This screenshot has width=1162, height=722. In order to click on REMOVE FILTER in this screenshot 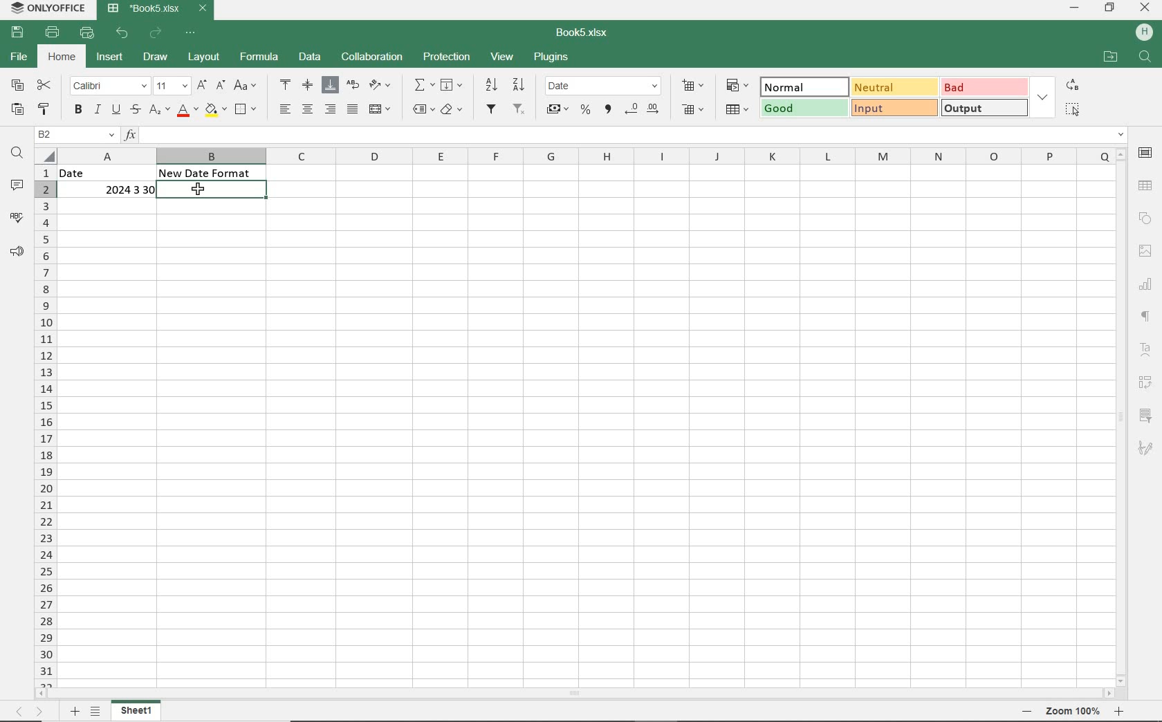, I will do `click(518, 111)`.